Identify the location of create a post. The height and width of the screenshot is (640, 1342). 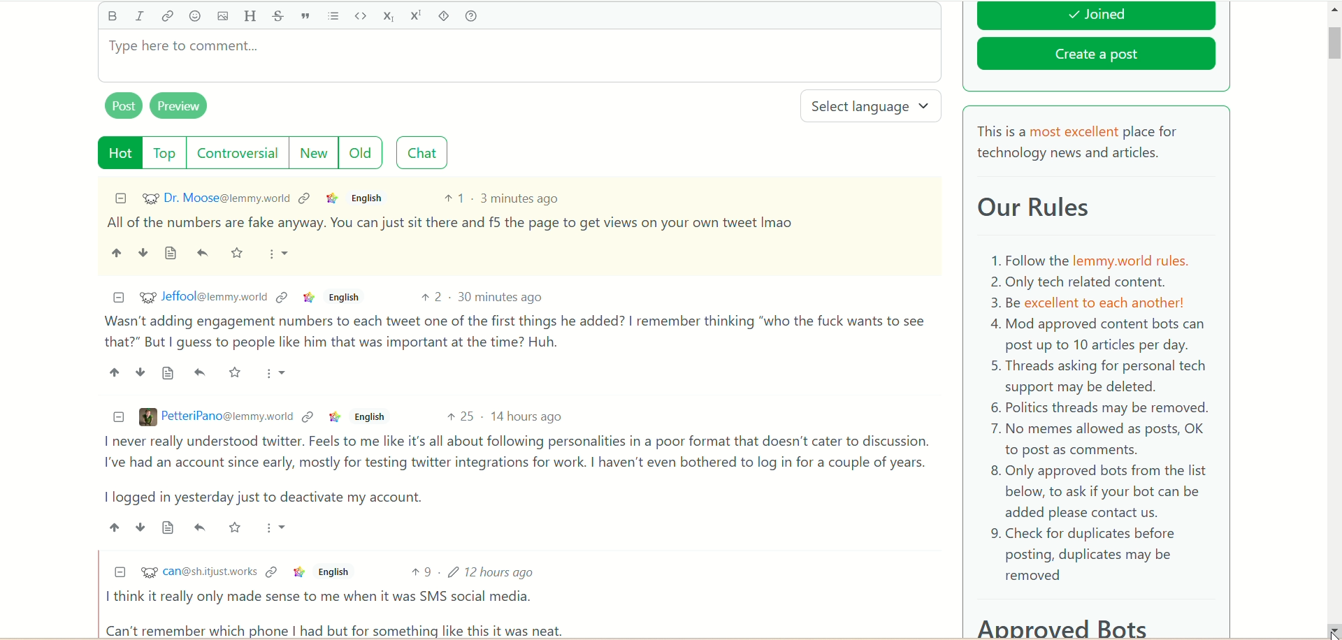
(1097, 57).